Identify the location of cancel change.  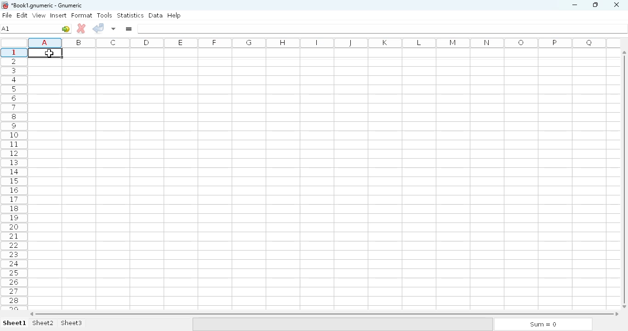
(81, 29).